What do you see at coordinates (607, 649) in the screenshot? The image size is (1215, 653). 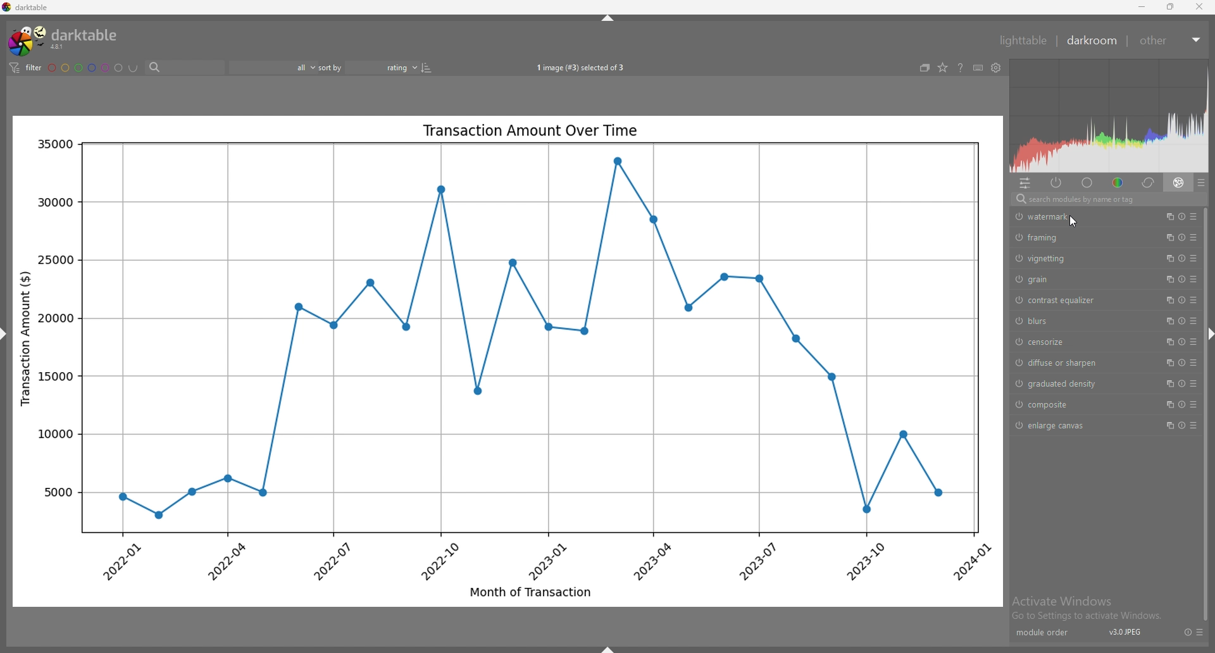 I see `hide` at bounding box center [607, 649].